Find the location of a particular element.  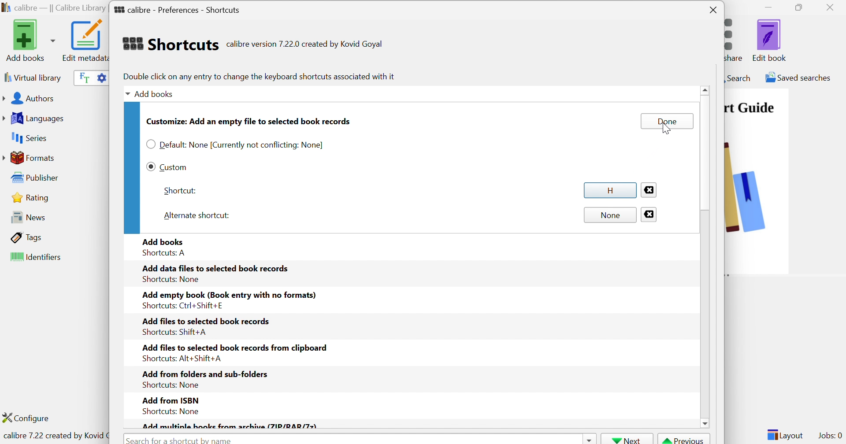

News is located at coordinates (26, 217).